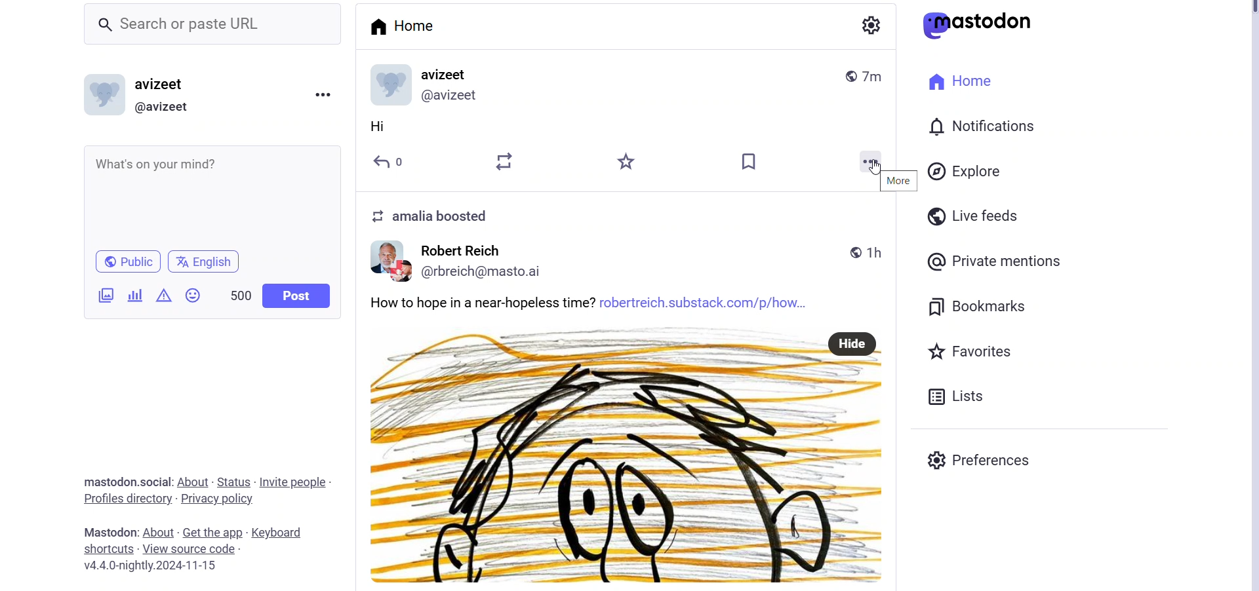 This screenshot has width=1259, height=591. I want to click on Favorites, so click(623, 162).